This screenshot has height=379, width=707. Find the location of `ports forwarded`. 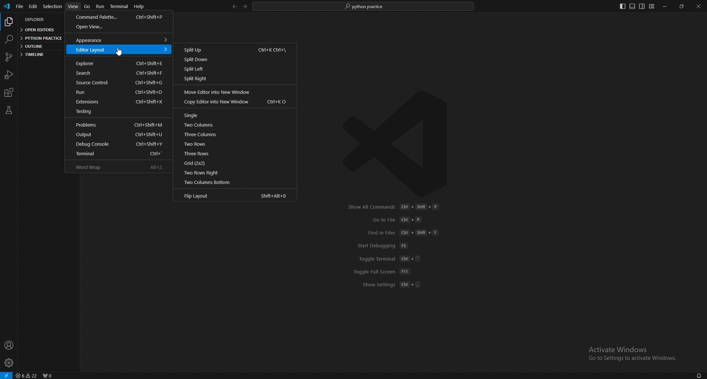

ports forwarded is located at coordinates (48, 375).